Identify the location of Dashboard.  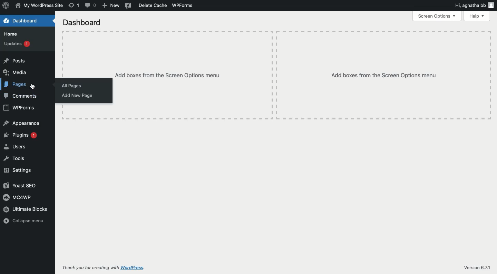
(20, 20).